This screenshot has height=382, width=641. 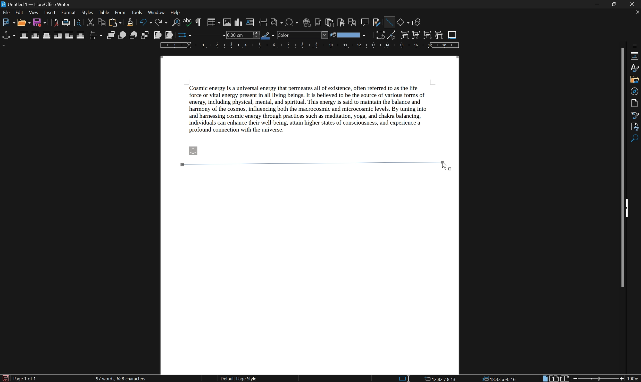 I want to click on redo, so click(x=162, y=23).